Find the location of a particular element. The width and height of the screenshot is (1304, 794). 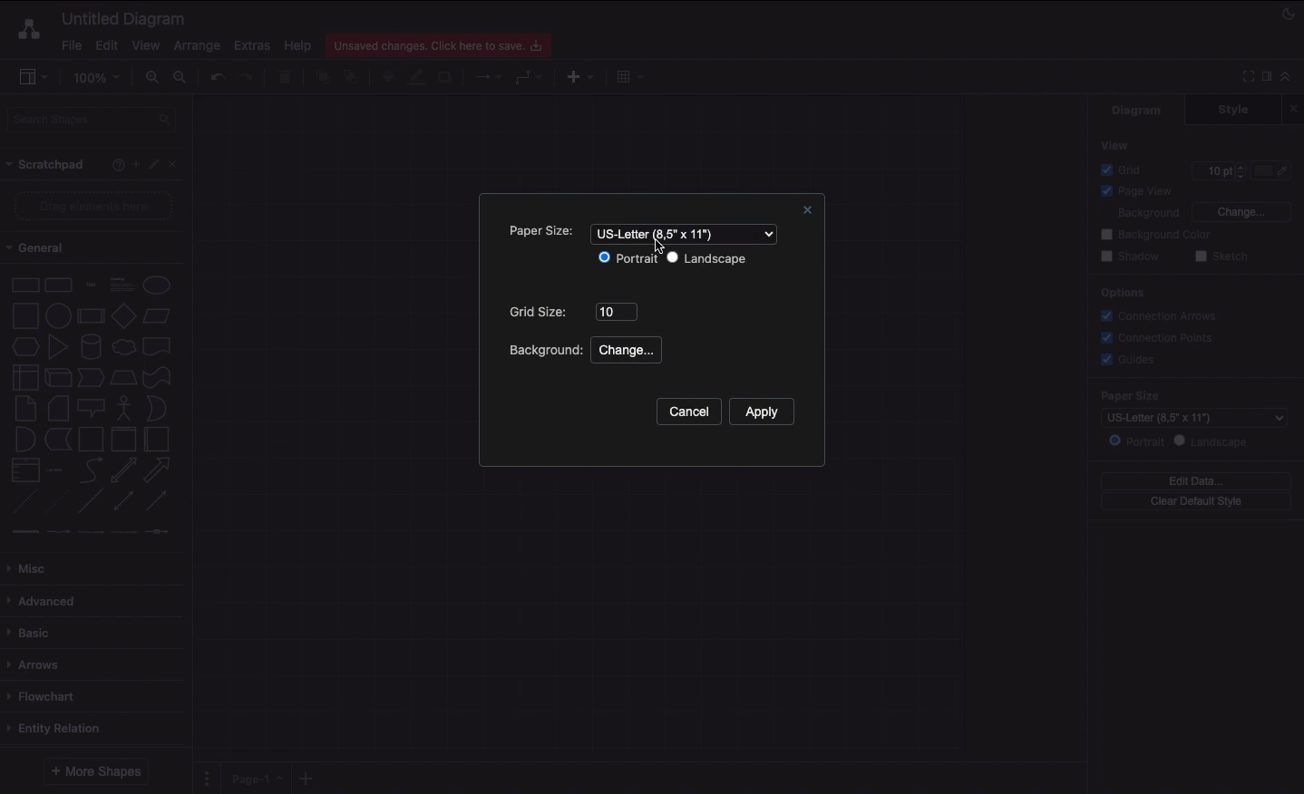

Connection  is located at coordinates (489, 77).